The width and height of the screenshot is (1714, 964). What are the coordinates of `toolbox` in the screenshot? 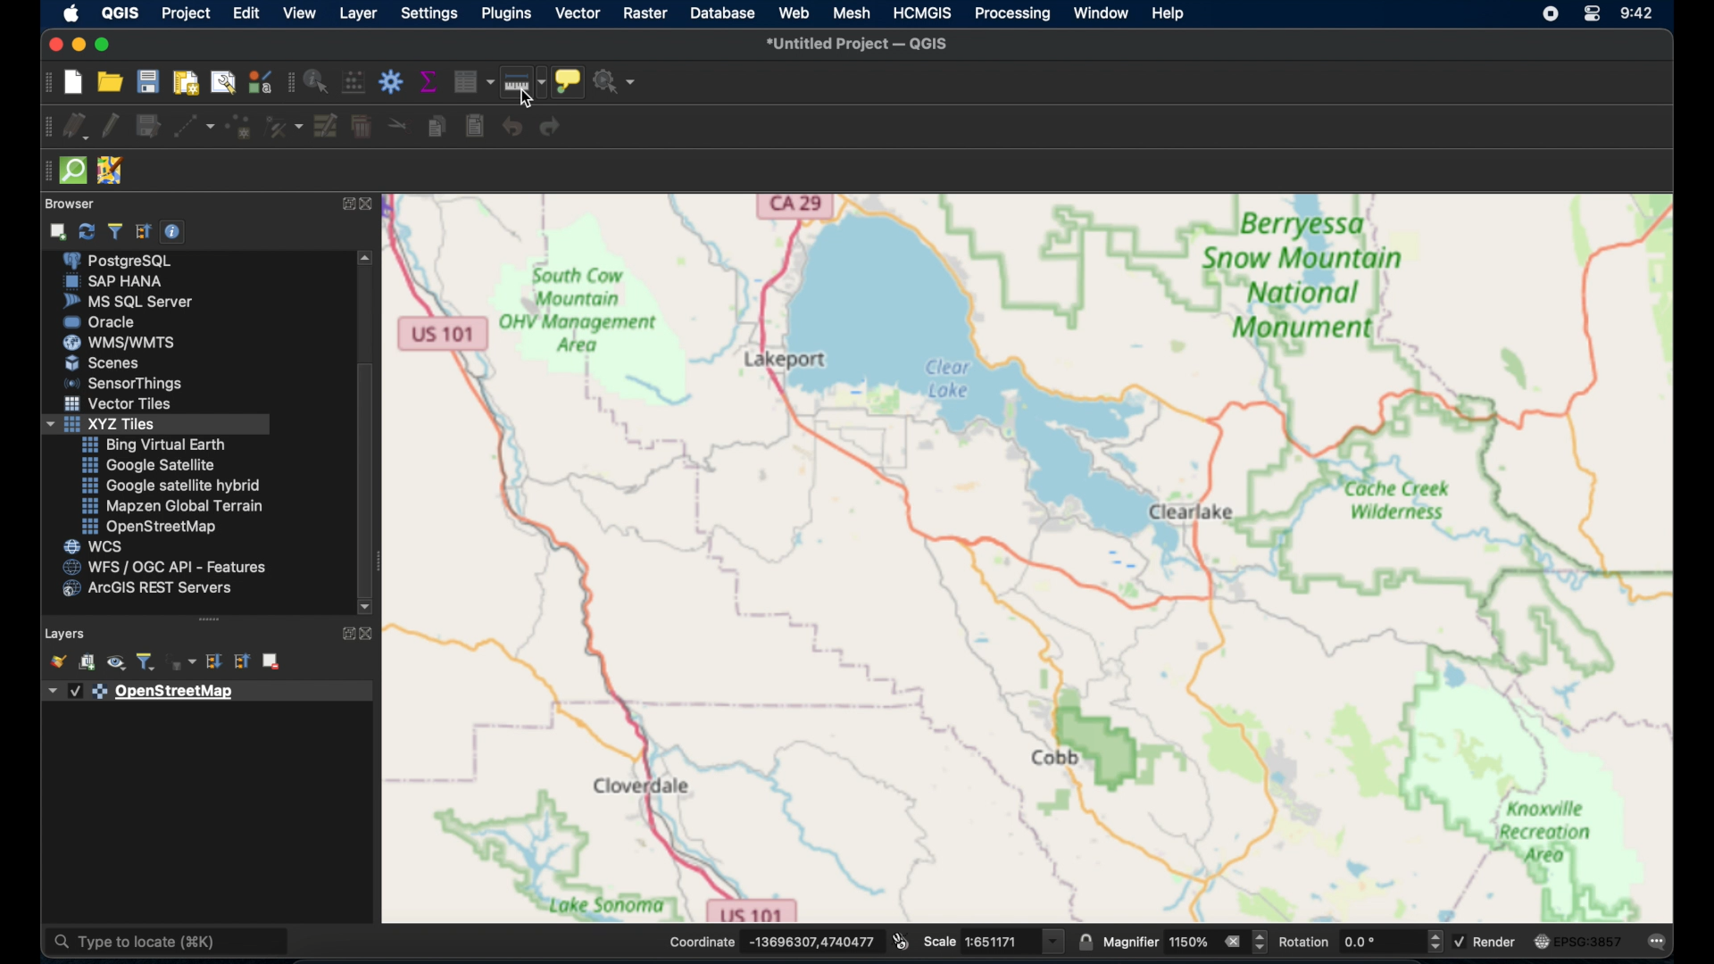 It's located at (390, 81).